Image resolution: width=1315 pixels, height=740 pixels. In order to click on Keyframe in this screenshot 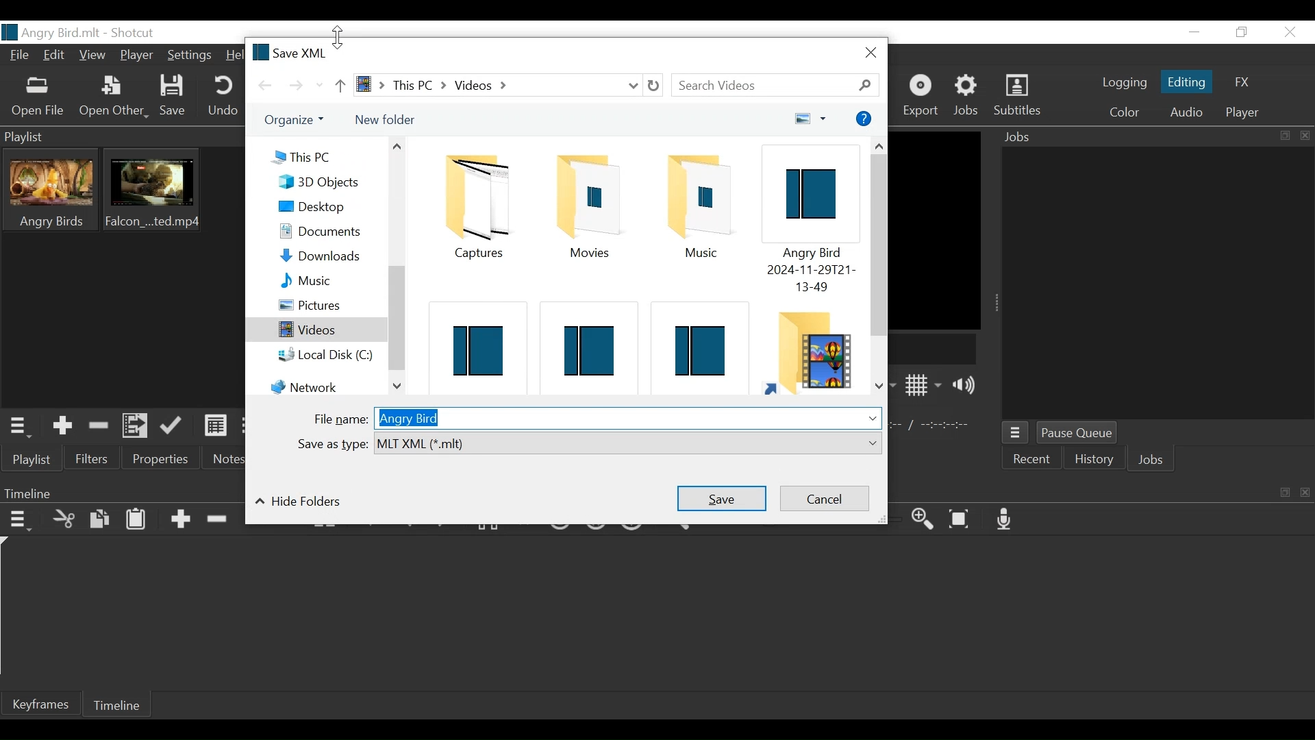, I will do `click(47, 706)`.